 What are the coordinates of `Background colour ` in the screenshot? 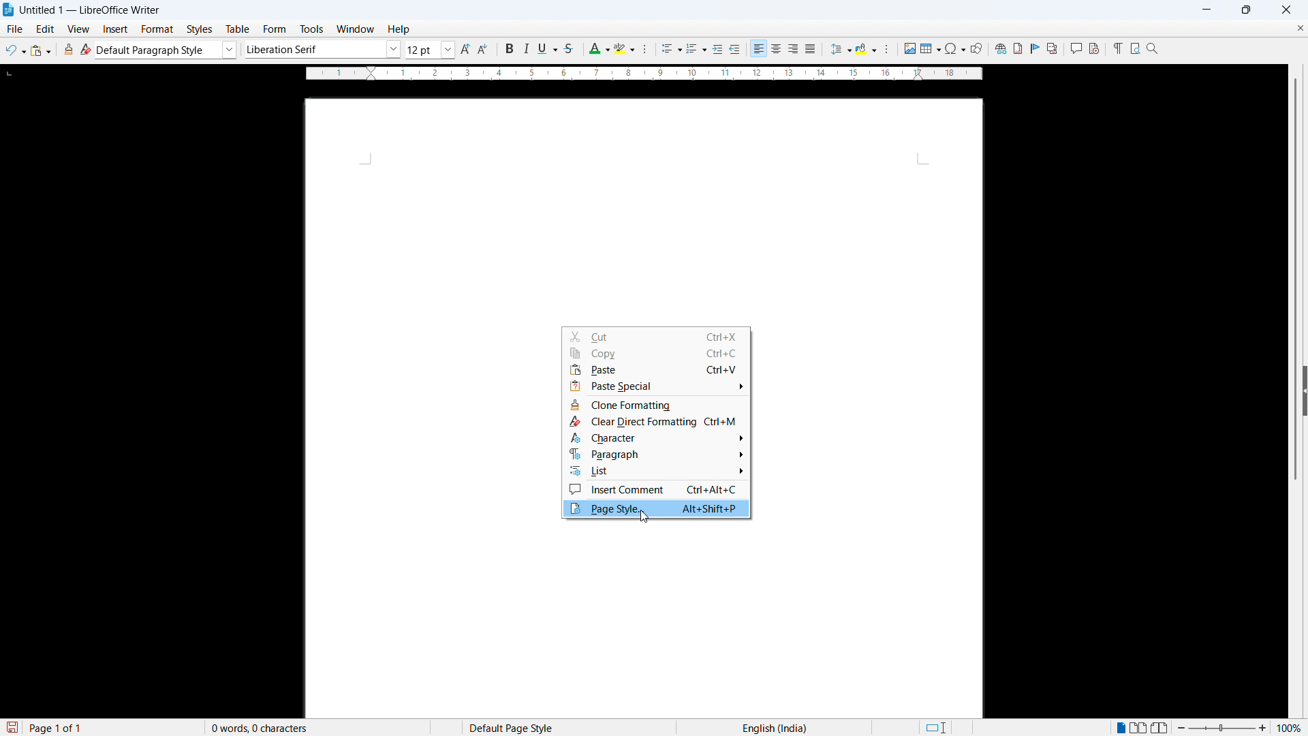 It's located at (867, 49).